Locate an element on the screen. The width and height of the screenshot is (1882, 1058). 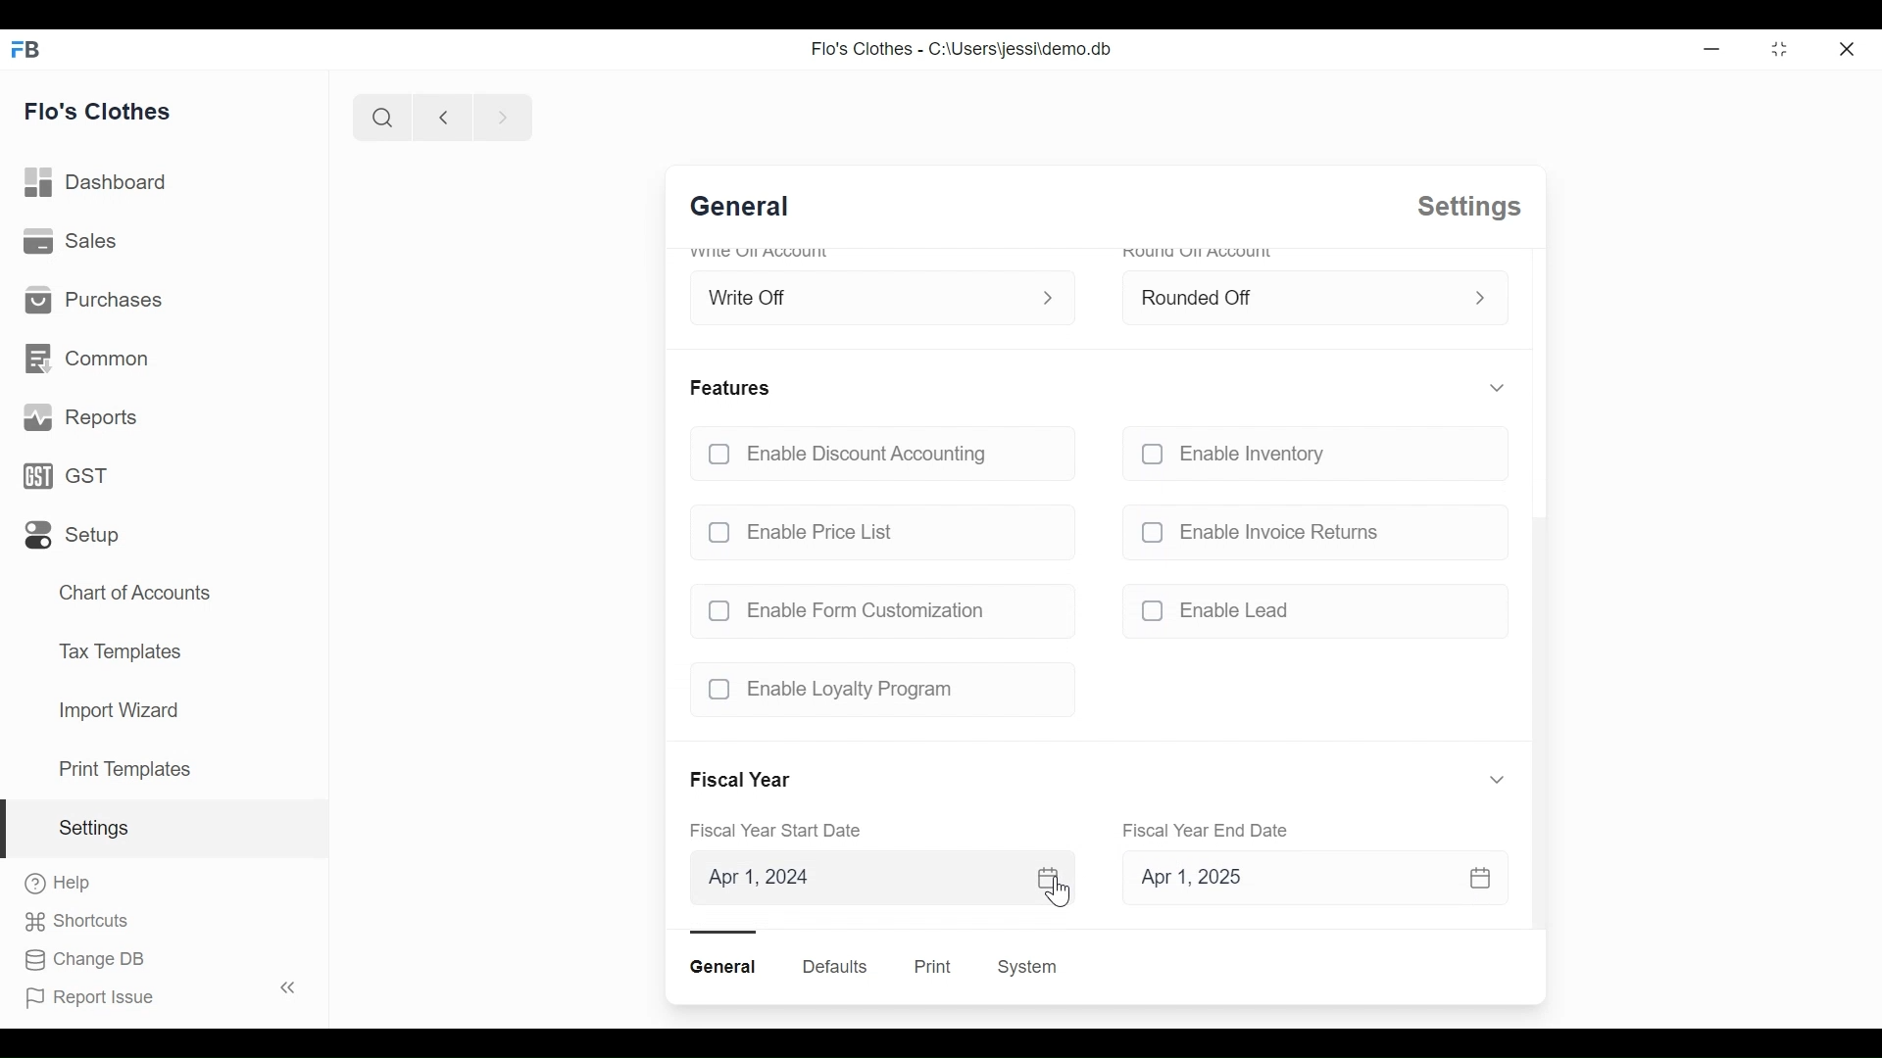
Sales is located at coordinates (72, 242).